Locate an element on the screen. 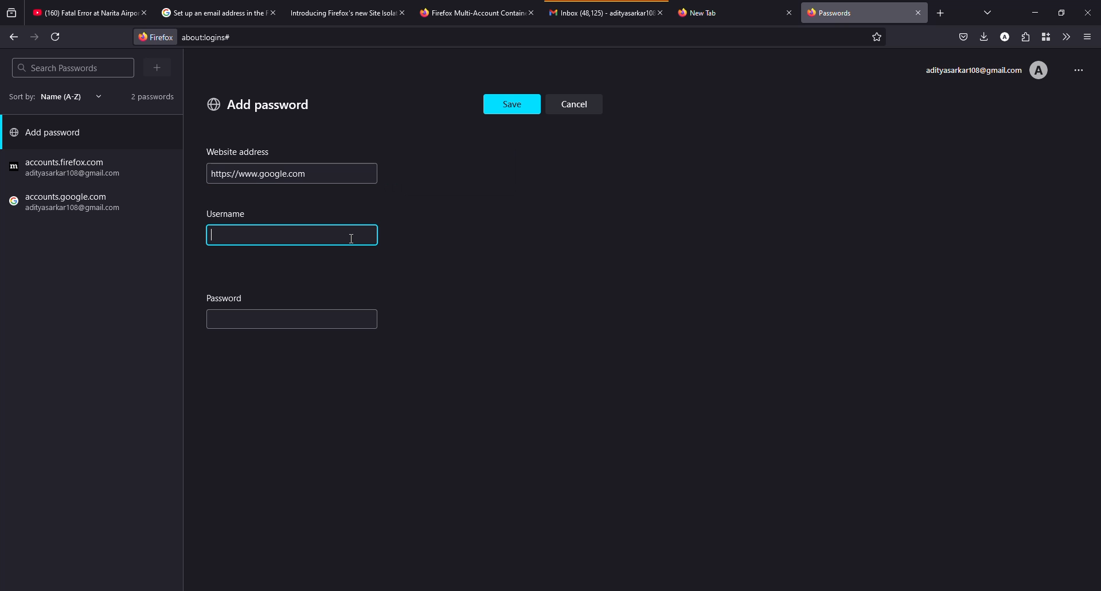 The height and width of the screenshot is (591, 1101). favorites is located at coordinates (875, 38).